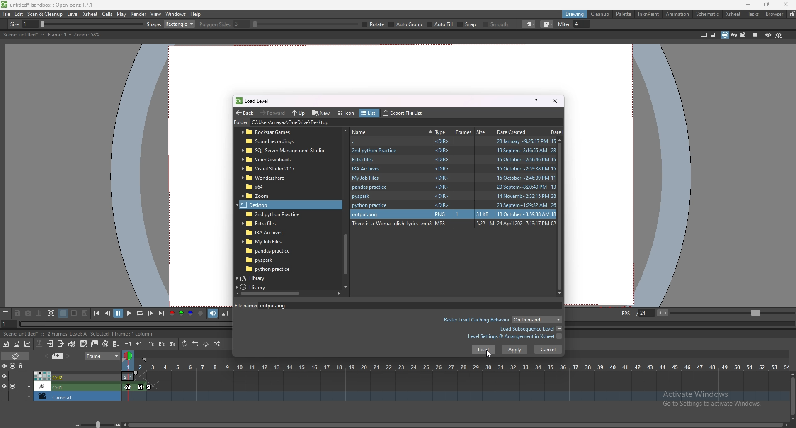 This screenshot has height=428, width=796. Describe the element at coordinates (122, 14) in the screenshot. I see `play` at that location.